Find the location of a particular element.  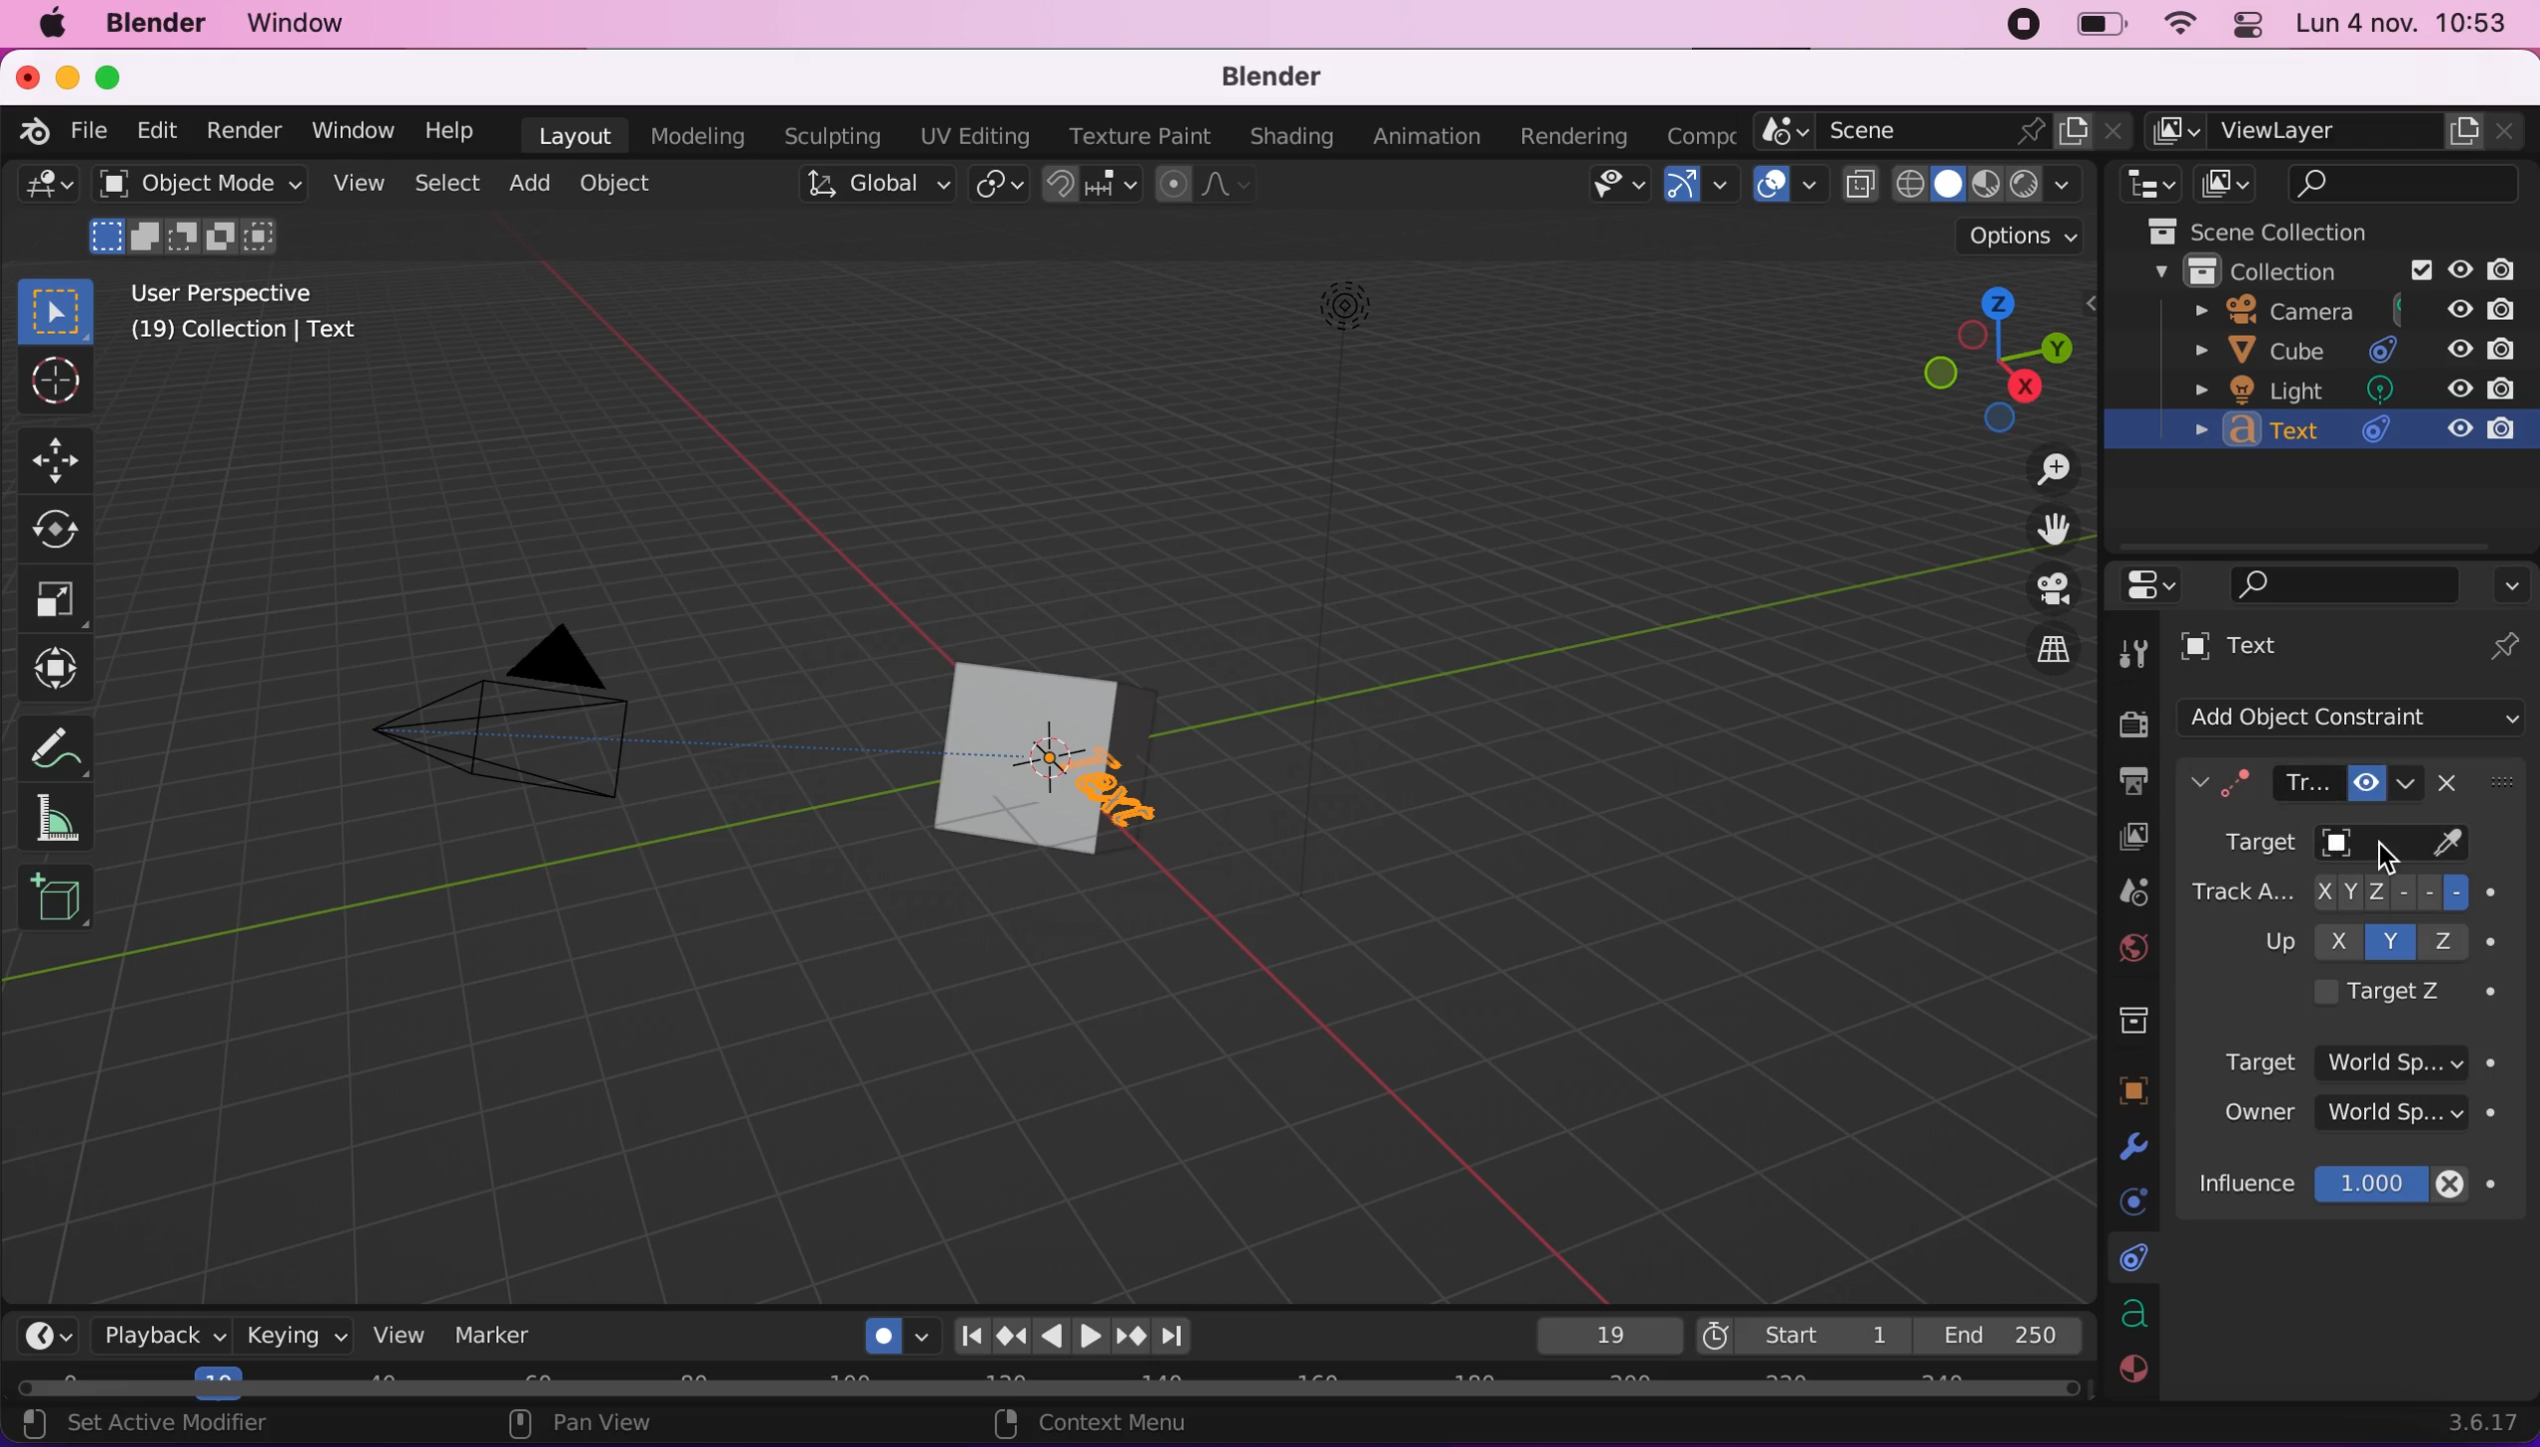

objects is located at coordinates (2136, 1090).